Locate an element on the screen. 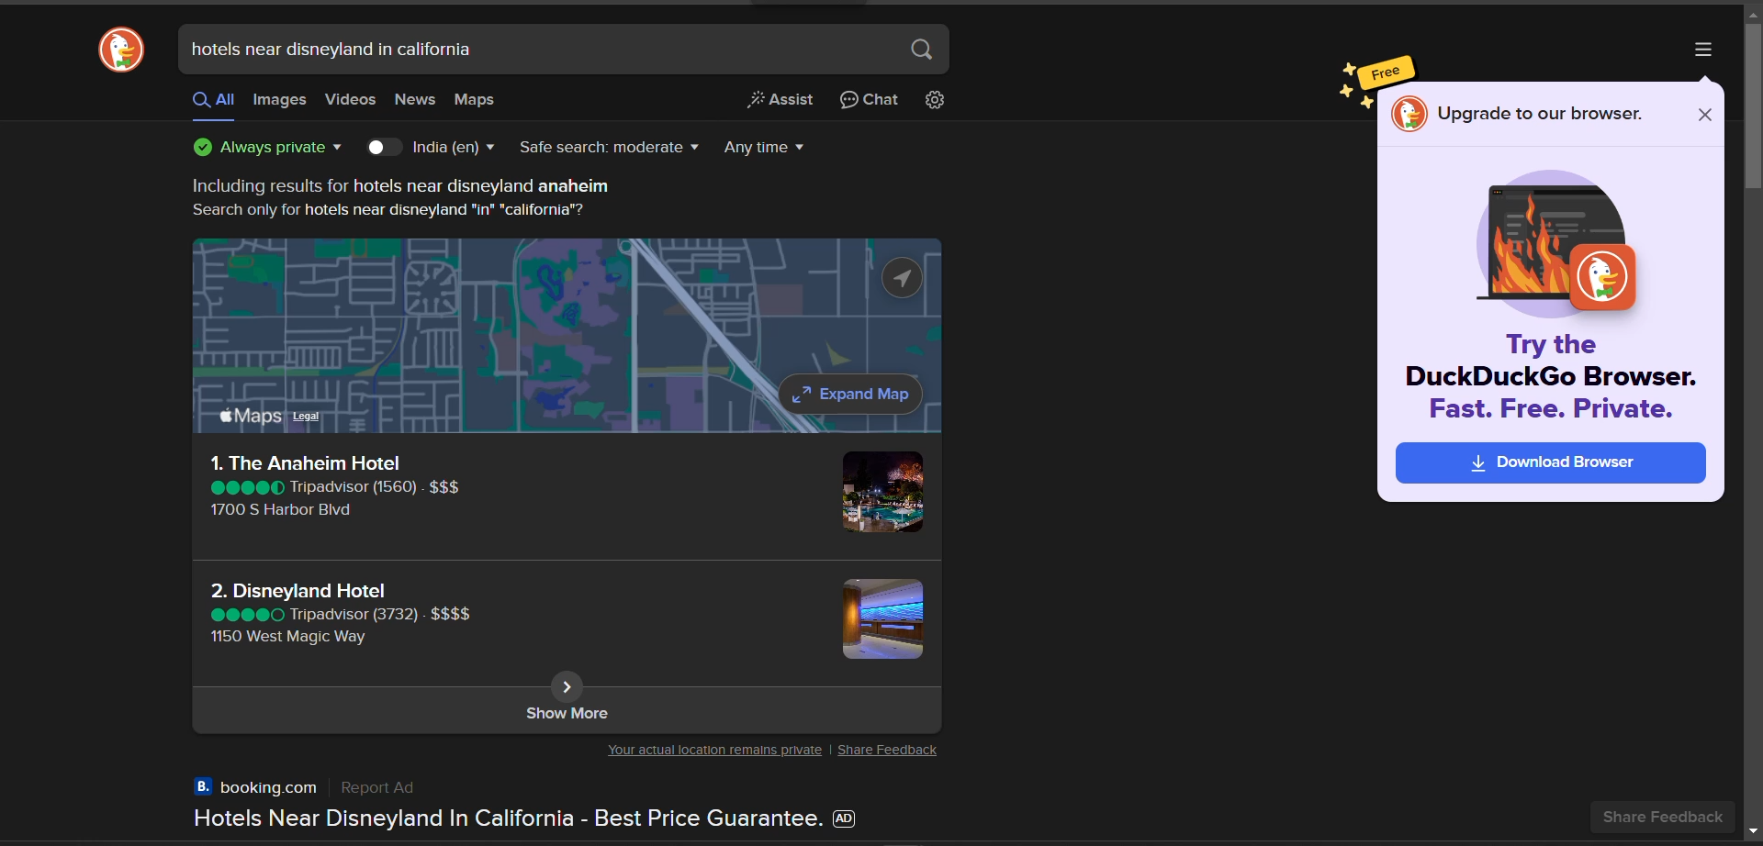 This screenshot has height=846, width=1763. suggestion-2 is located at coordinates (344, 611).